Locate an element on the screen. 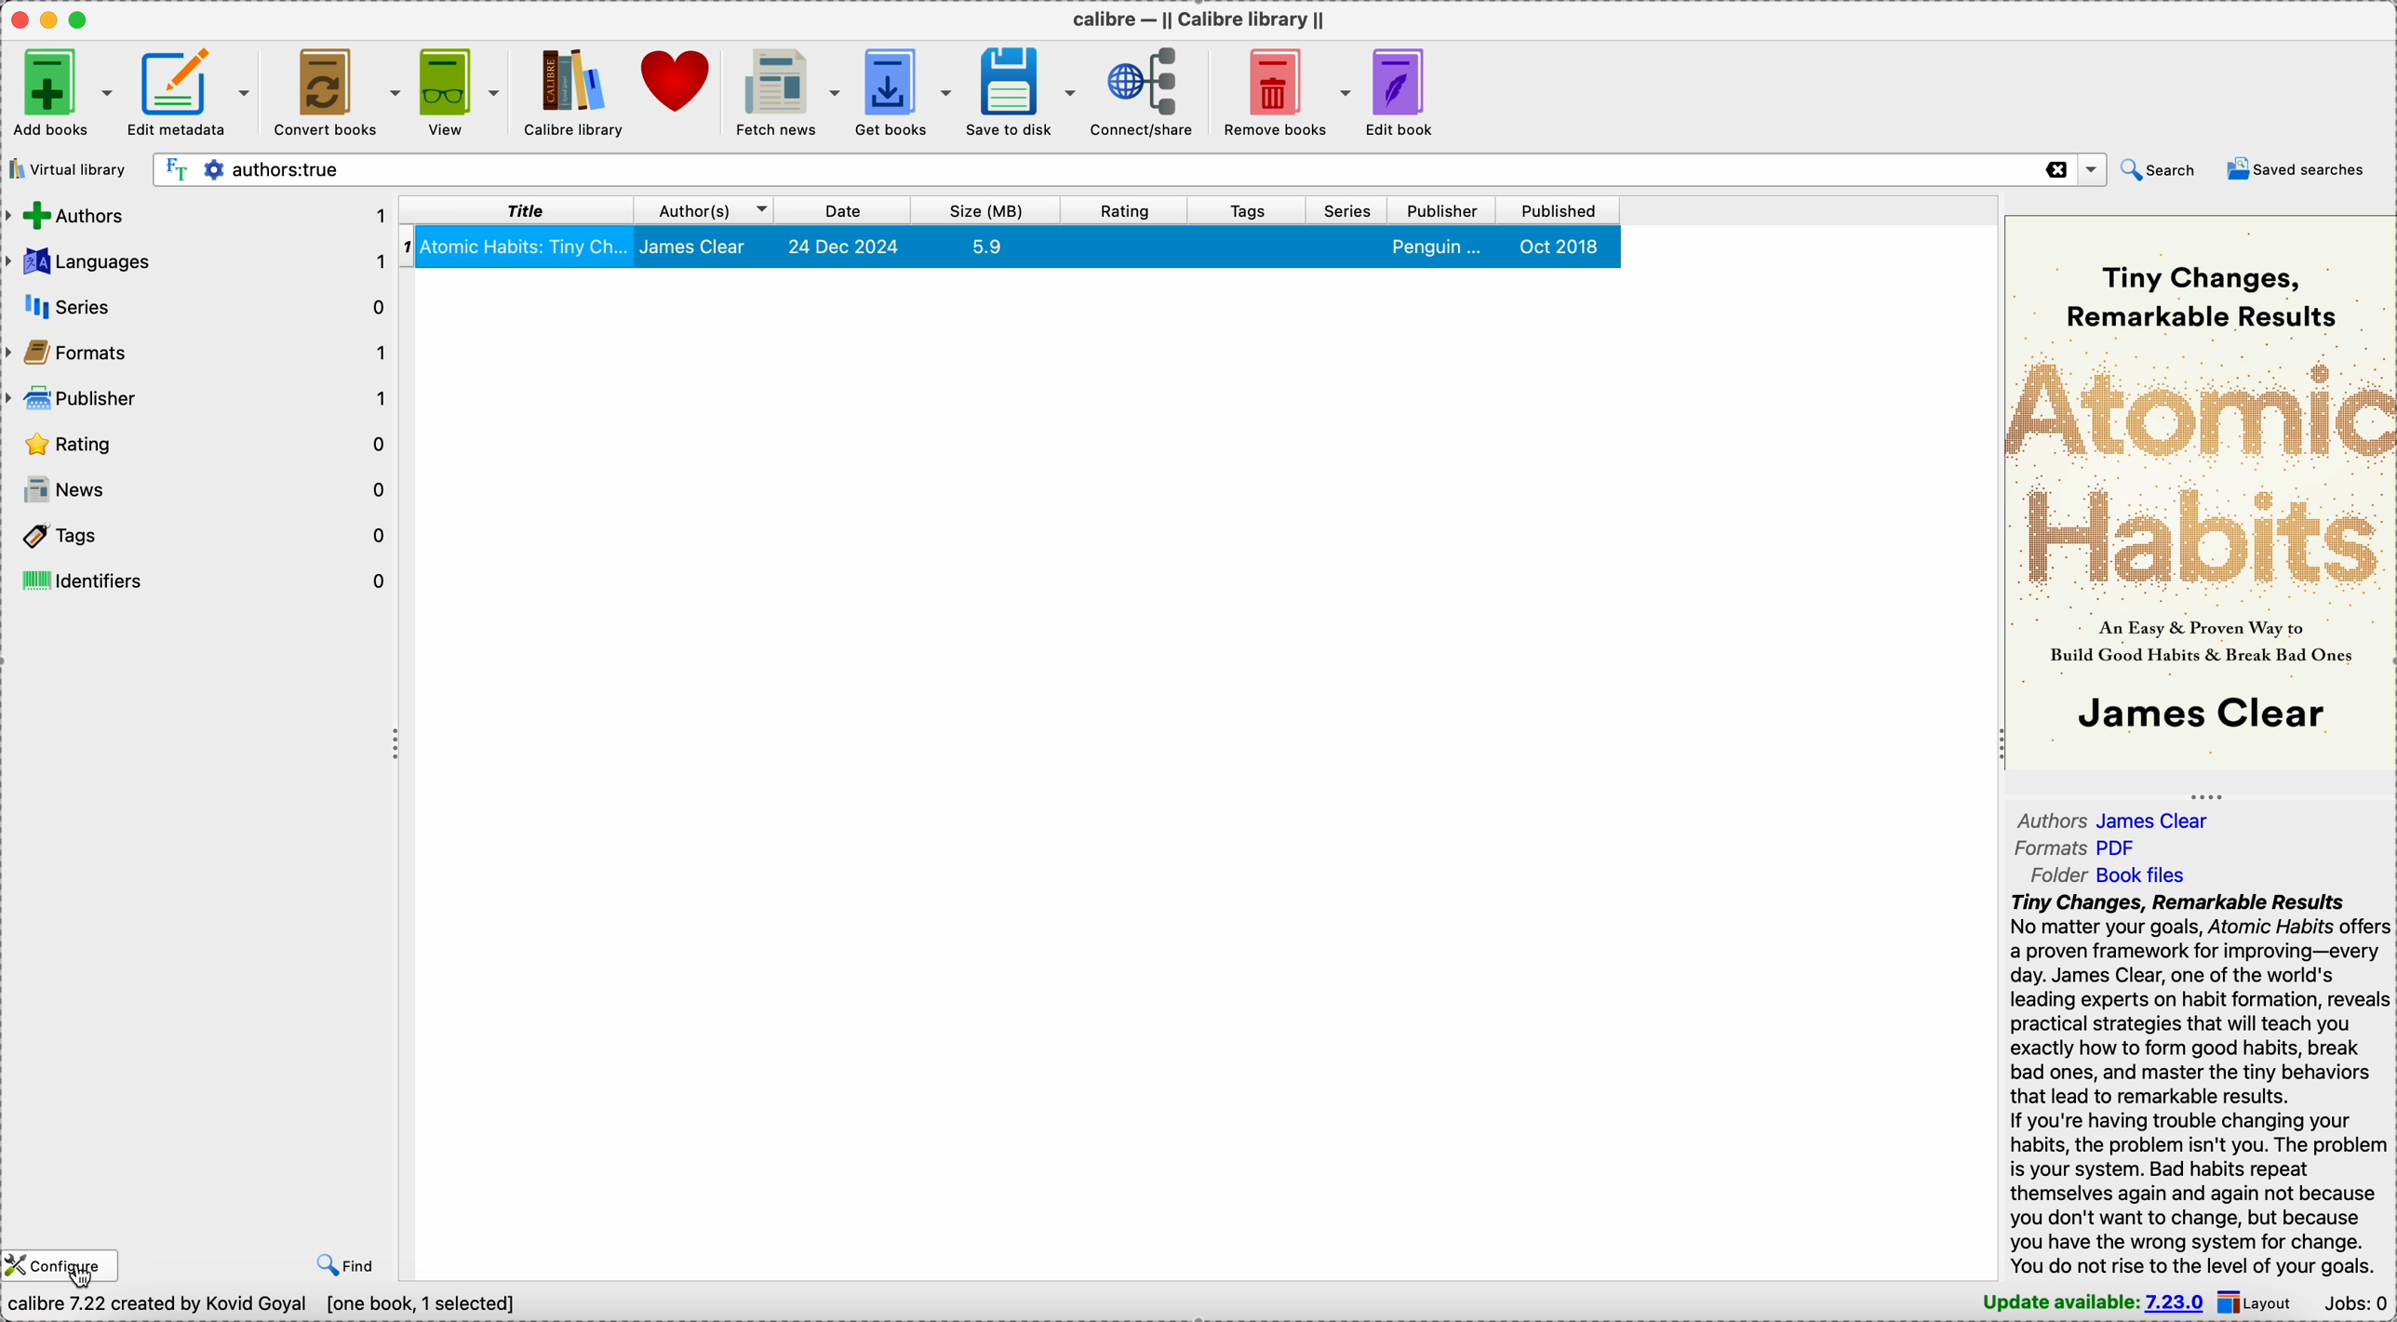 Image resolution: width=2397 pixels, height=1322 pixels. news is located at coordinates (198, 488).